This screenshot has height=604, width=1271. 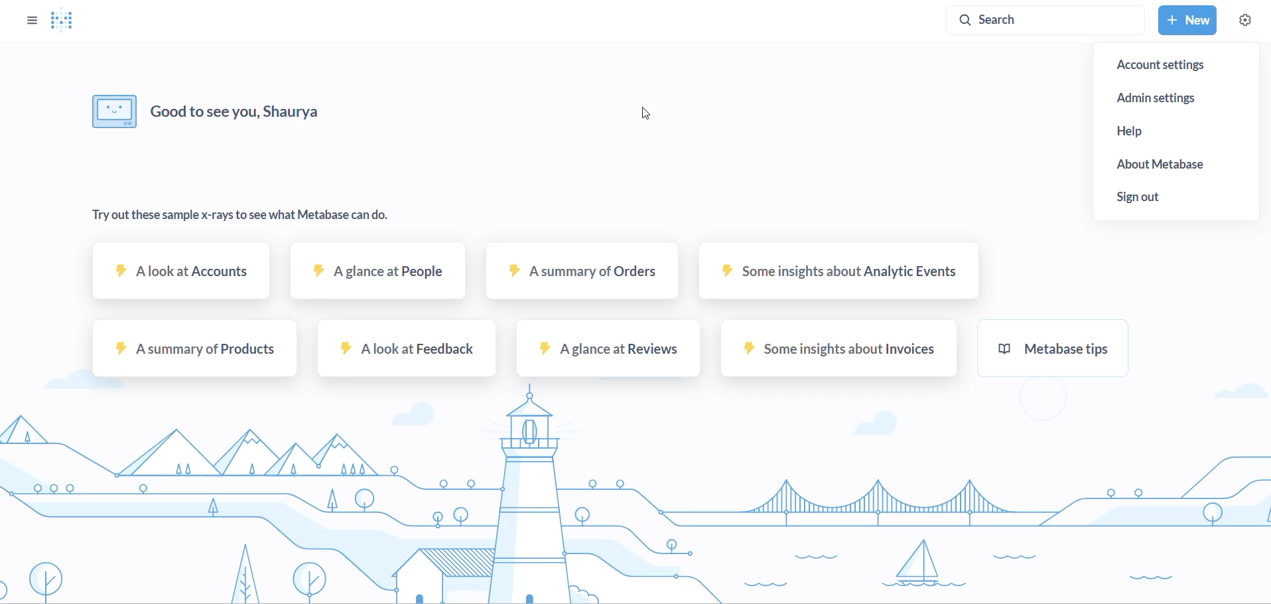 What do you see at coordinates (1181, 195) in the screenshot?
I see `sign out` at bounding box center [1181, 195].